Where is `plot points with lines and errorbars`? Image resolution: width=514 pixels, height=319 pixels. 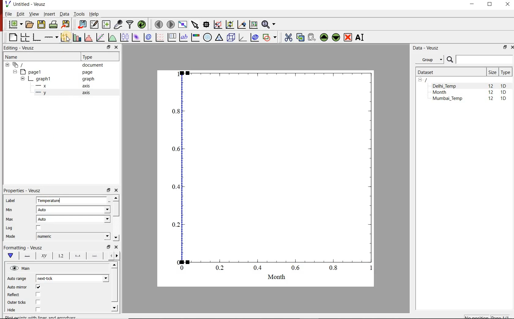 plot points with lines and errorbars is located at coordinates (64, 38).